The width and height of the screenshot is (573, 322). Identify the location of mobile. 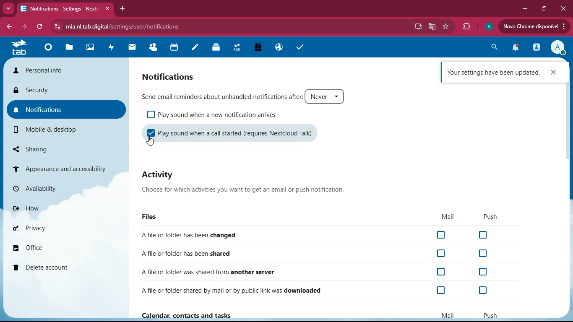
(45, 129).